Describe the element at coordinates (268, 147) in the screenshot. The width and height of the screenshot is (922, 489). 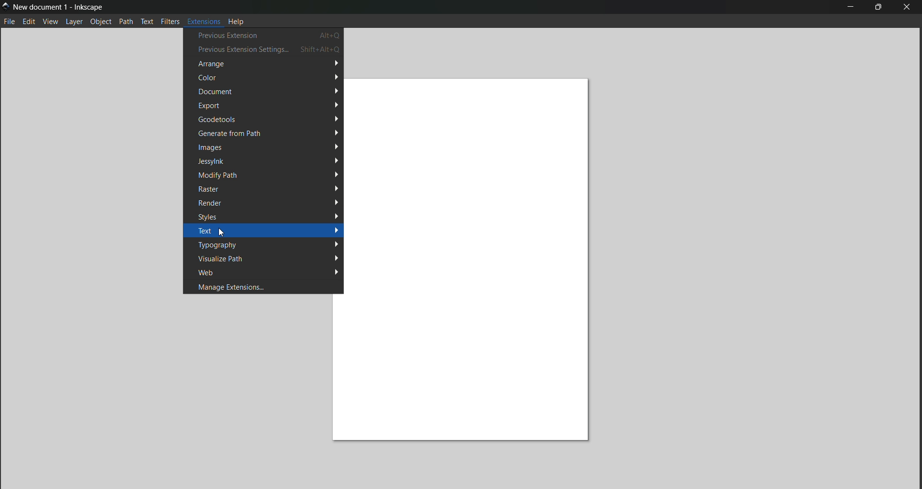
I see `images` at that location.